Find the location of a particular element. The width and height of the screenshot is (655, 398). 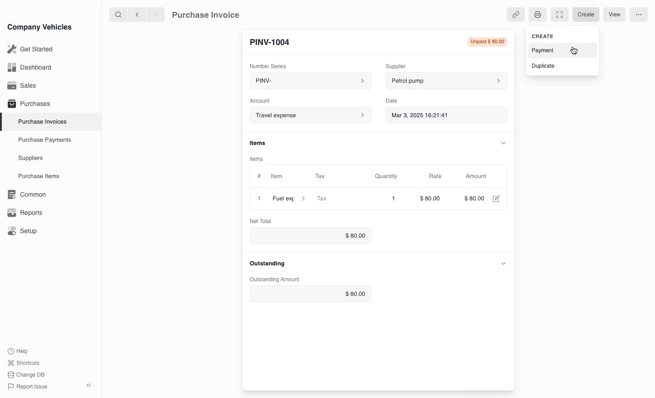

Help is located at coordinates (20, 351).